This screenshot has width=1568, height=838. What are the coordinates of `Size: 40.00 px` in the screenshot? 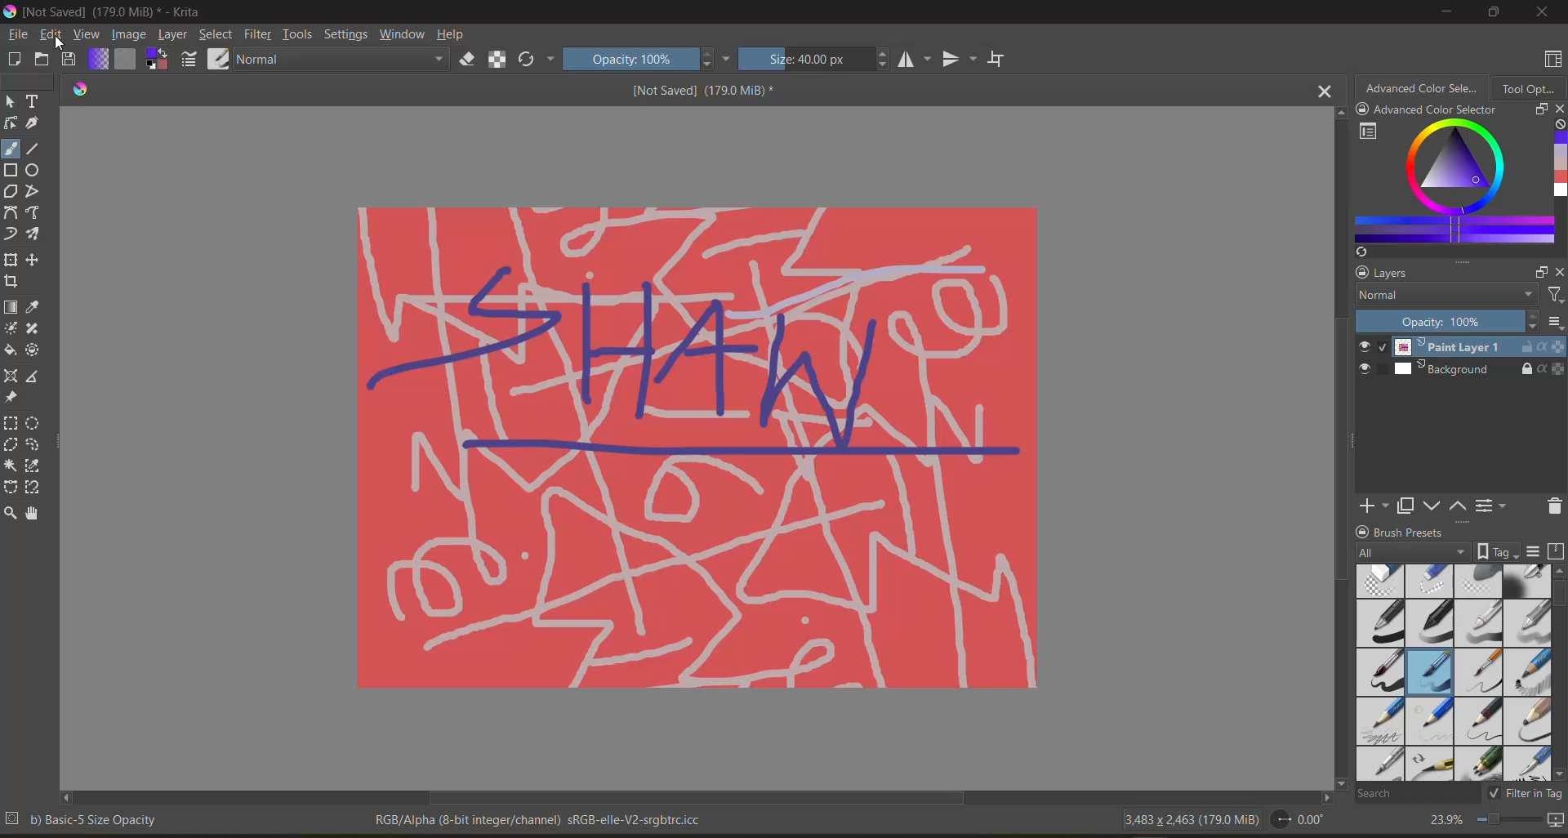 It's located at (817, 59).